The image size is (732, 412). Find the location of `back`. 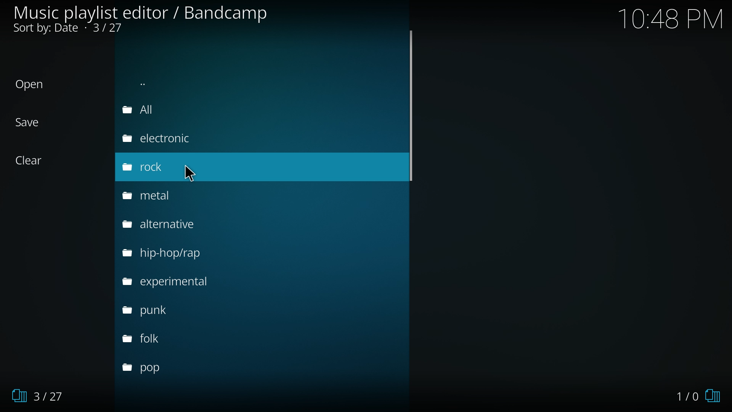

back is located at coordinates (175, 82).